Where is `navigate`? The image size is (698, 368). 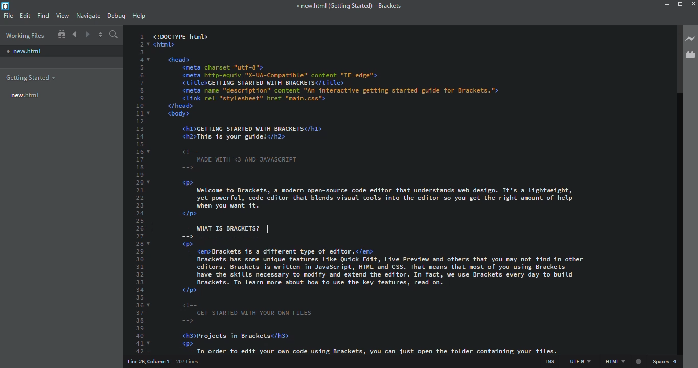 navigate is located at coordinates (87, 16).